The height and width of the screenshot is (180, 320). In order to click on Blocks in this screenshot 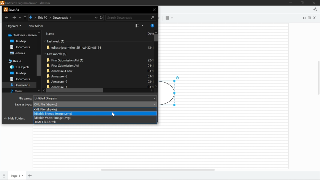, I will do `click(168, 18)`.